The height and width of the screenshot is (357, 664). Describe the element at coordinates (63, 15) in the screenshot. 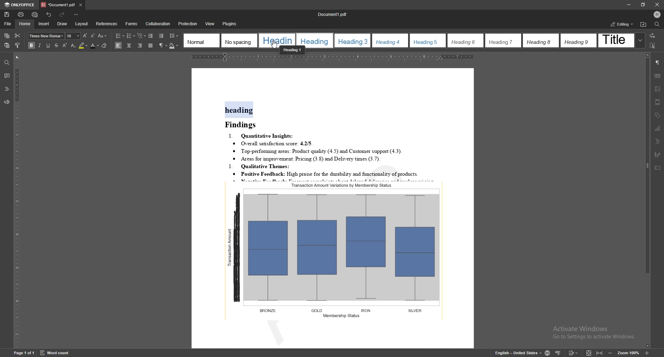

I see `redo` at that location.